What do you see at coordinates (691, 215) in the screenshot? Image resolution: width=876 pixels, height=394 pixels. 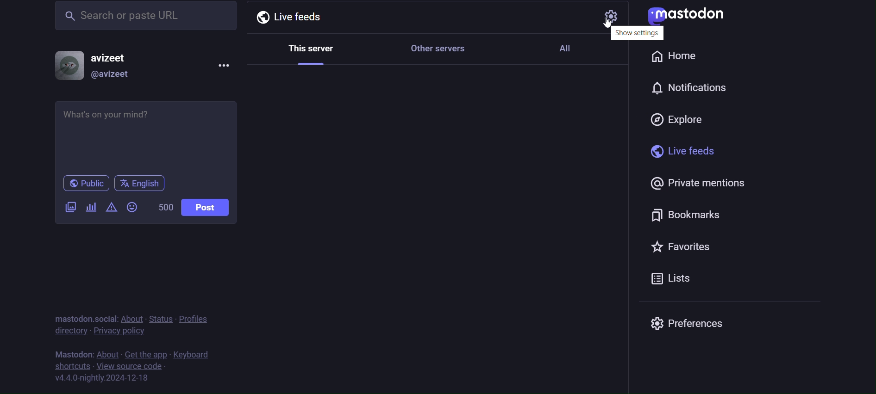 I see `bookmarks` at bounding box center [691, 215].